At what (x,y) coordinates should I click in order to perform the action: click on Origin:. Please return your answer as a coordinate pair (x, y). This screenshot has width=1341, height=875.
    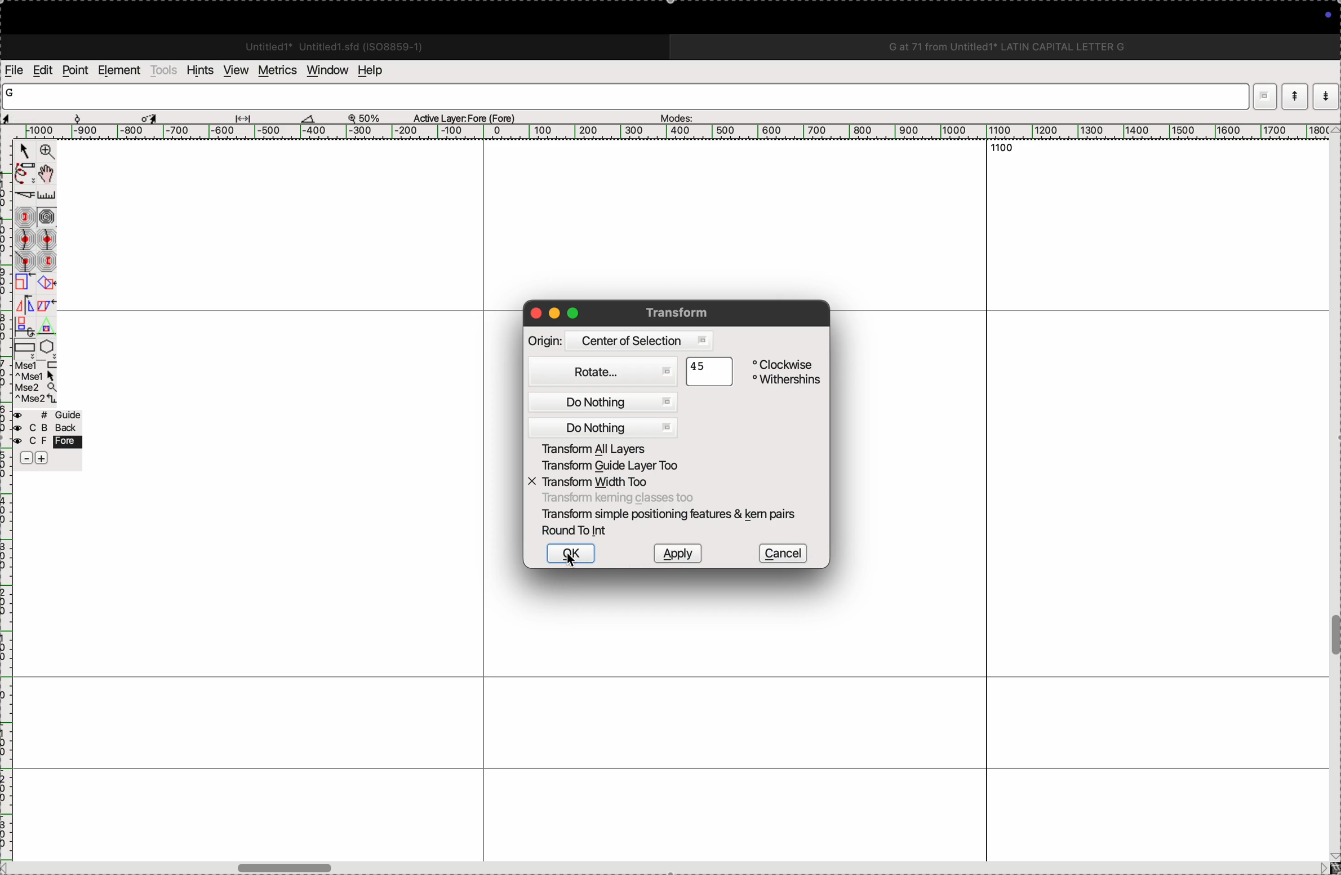
    Looking at the image, I should click on (546, 343).